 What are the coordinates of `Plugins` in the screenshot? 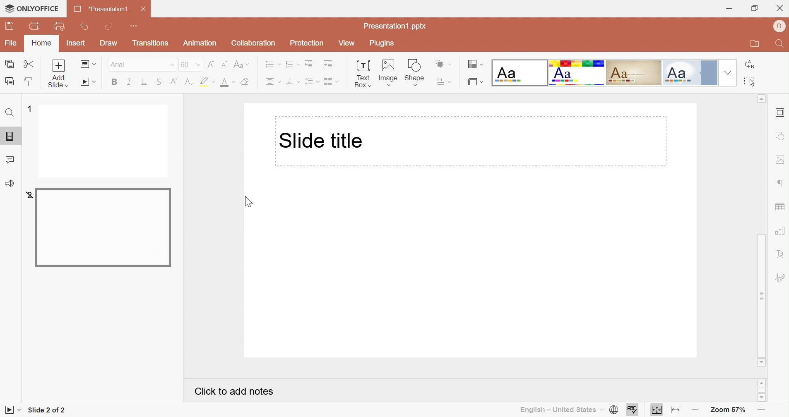 It's located at (381, 43).